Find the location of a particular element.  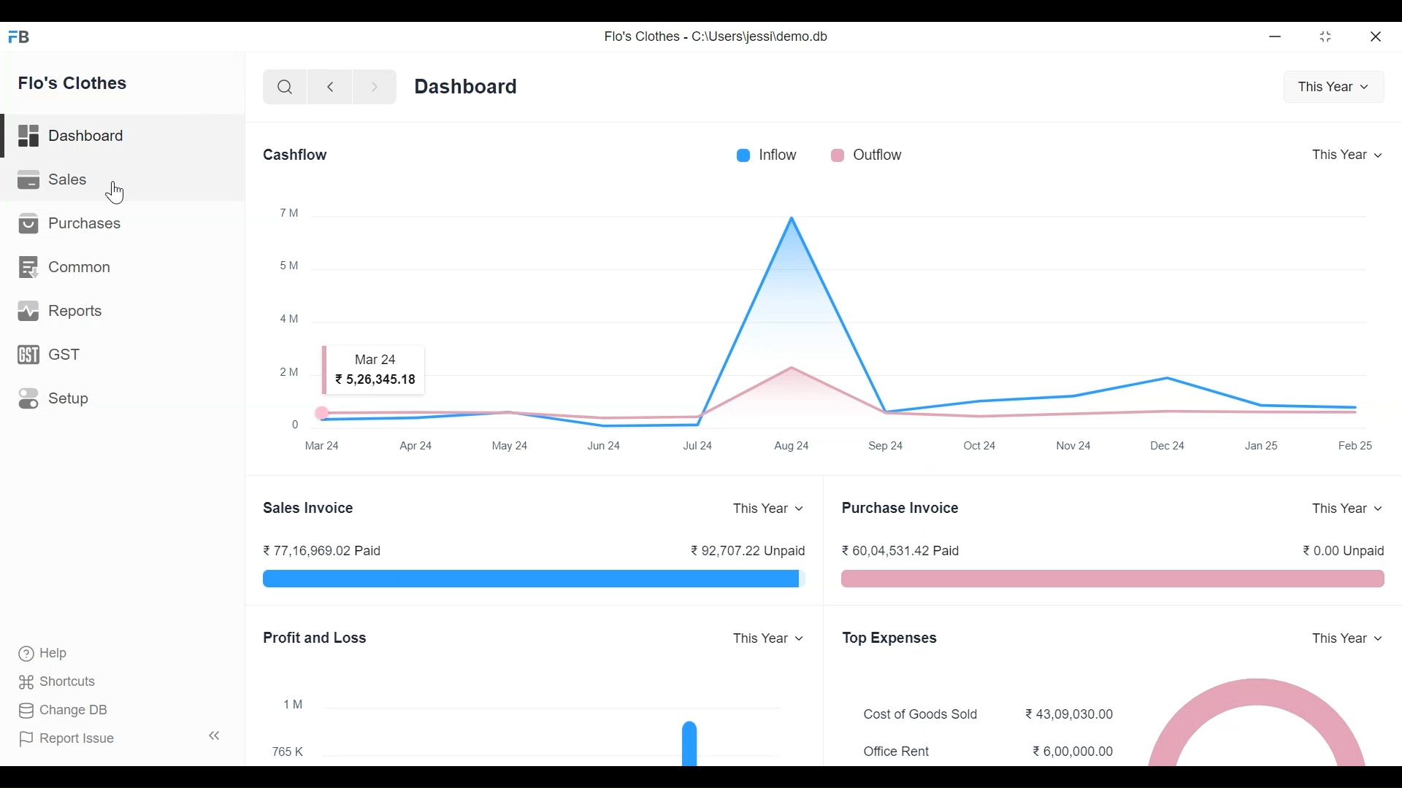

Frappe Books Desktop Icon is located at coordinates (20, 36).